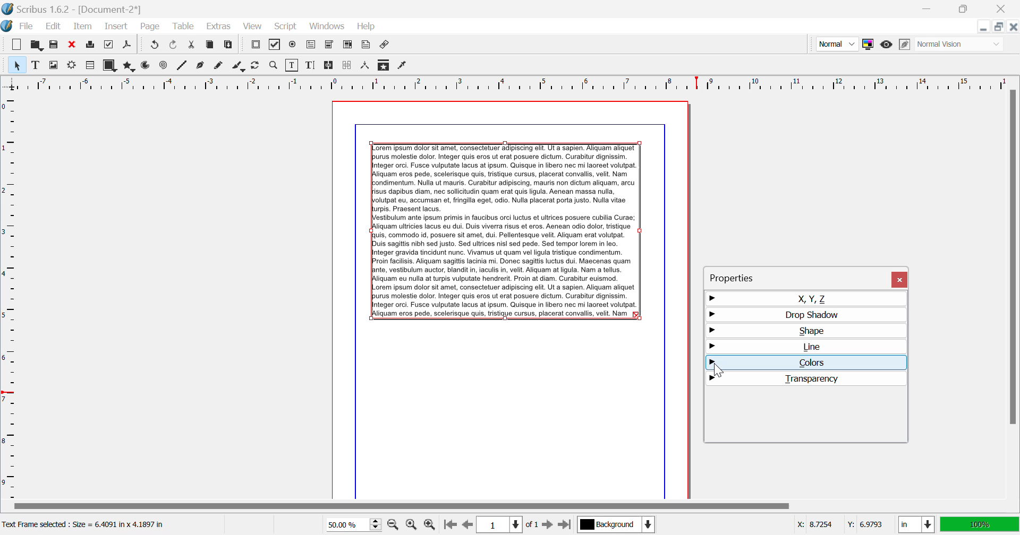 The width and height of the screenshot is (1020, 535). What do you see at coordinates (509, 507) in the screenshot?
I see `Scroll Bar` at bounding box center [509, 507].